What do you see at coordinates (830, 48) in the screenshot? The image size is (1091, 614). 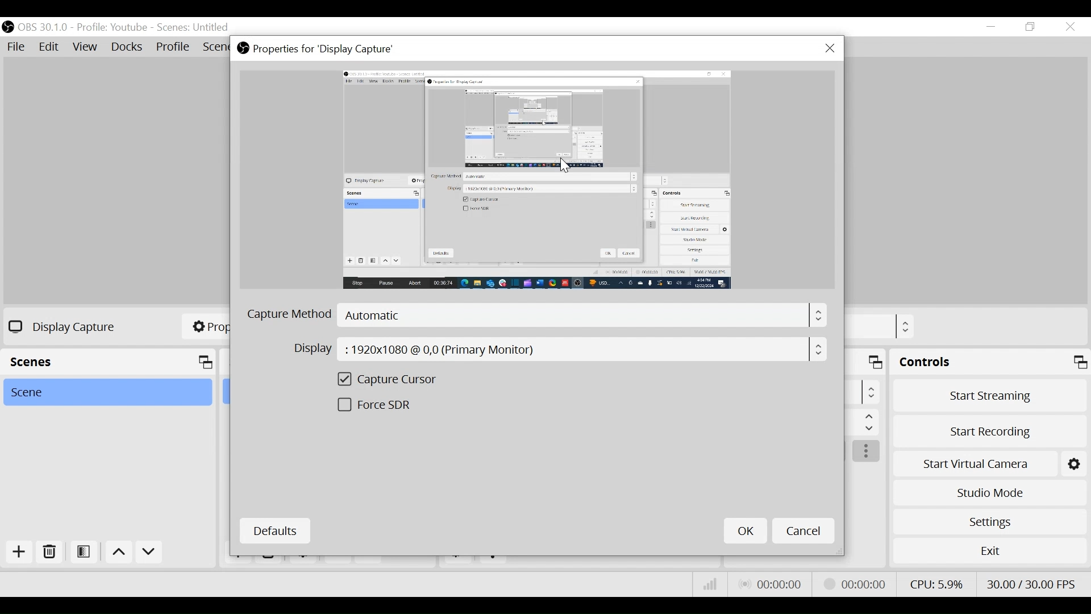 I see `Close` at bounding box center [830, 48].